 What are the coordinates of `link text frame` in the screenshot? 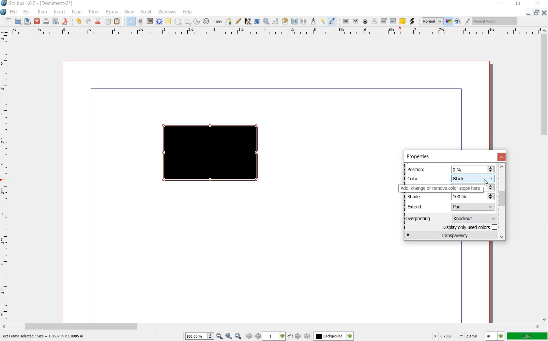 It's located at (294, 22).